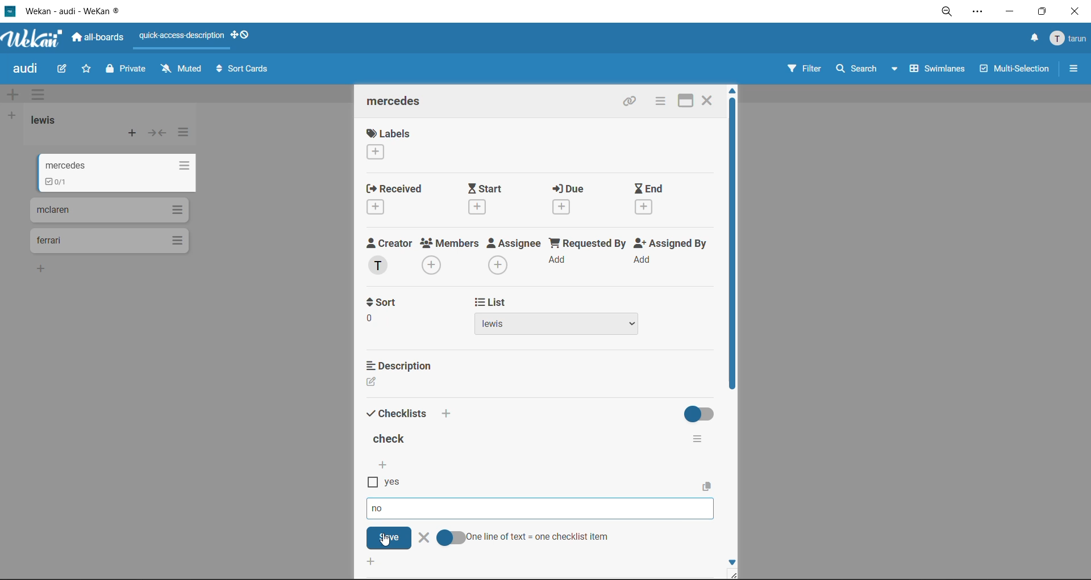 The image size is (1091, 580). Describe the element at coordinates (680, 100) in the screenshot. I see `maximize` at that location.